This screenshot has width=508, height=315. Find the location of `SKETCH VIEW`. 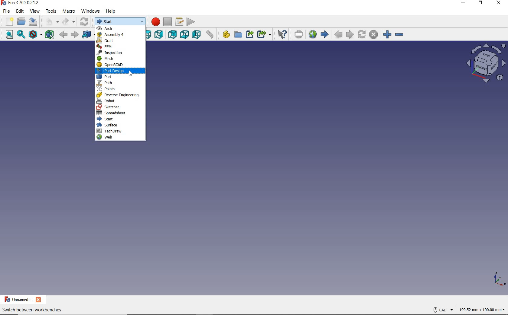

SKETCH VIEW is located at coordinates (483, 63).